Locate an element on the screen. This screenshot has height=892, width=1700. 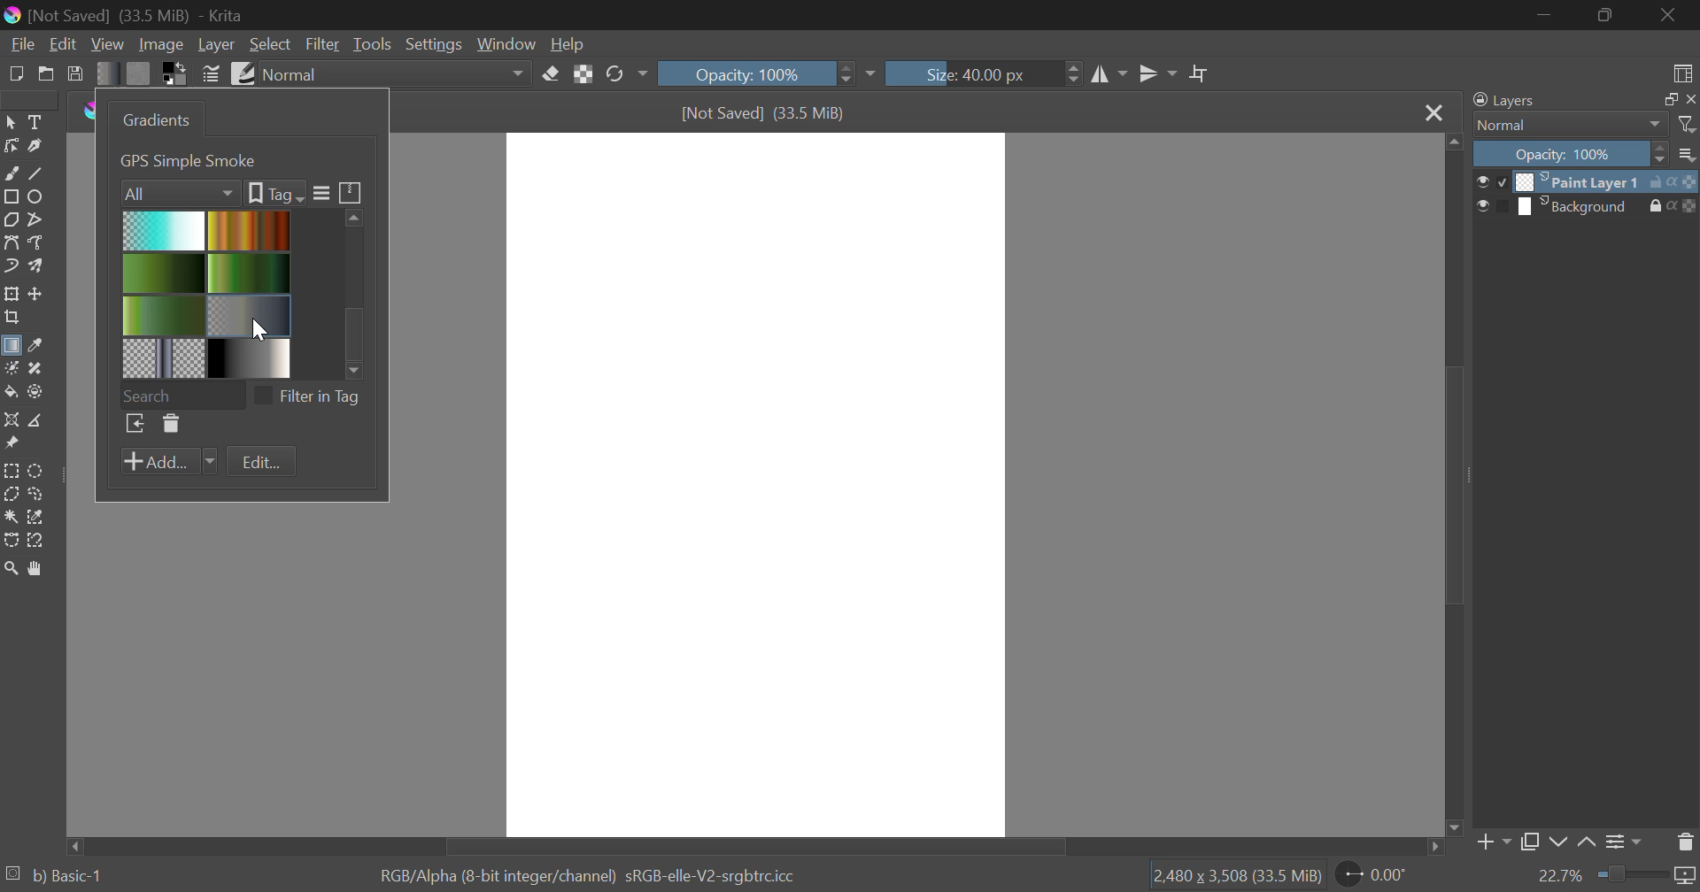
Enclose and Fill is located at coordinates (34, 392).